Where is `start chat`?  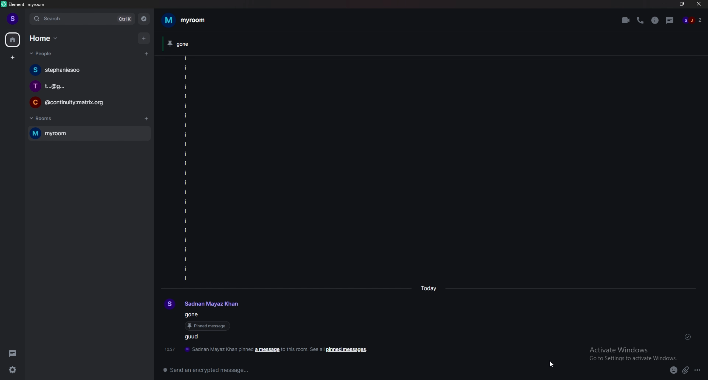 start chat is located at coordinates (147, 54).